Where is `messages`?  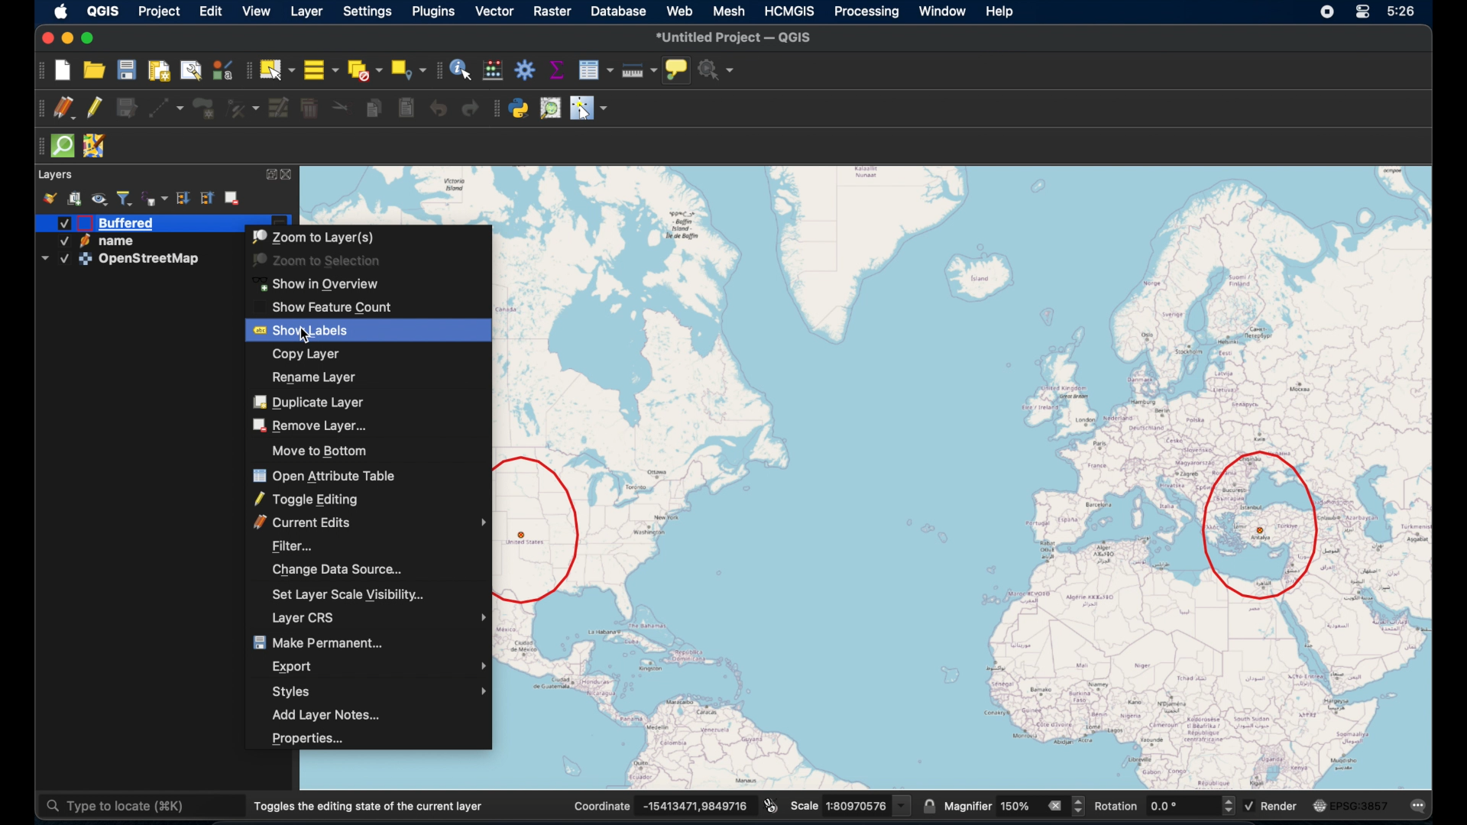
messages is located at coordinates (1420, 806).